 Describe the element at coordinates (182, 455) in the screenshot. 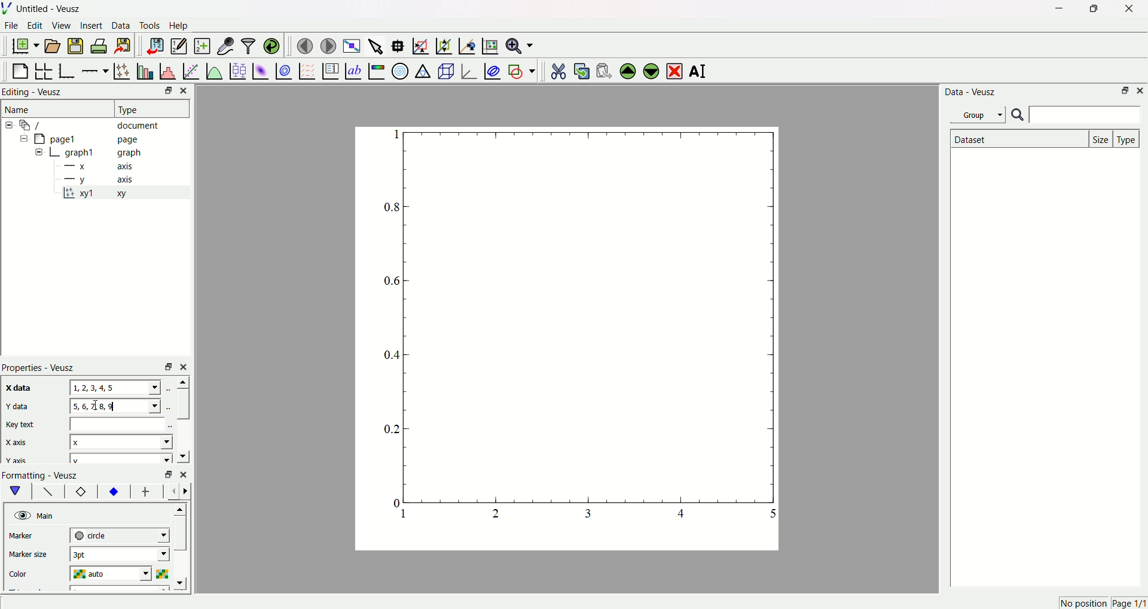

I see `move down` at that location.